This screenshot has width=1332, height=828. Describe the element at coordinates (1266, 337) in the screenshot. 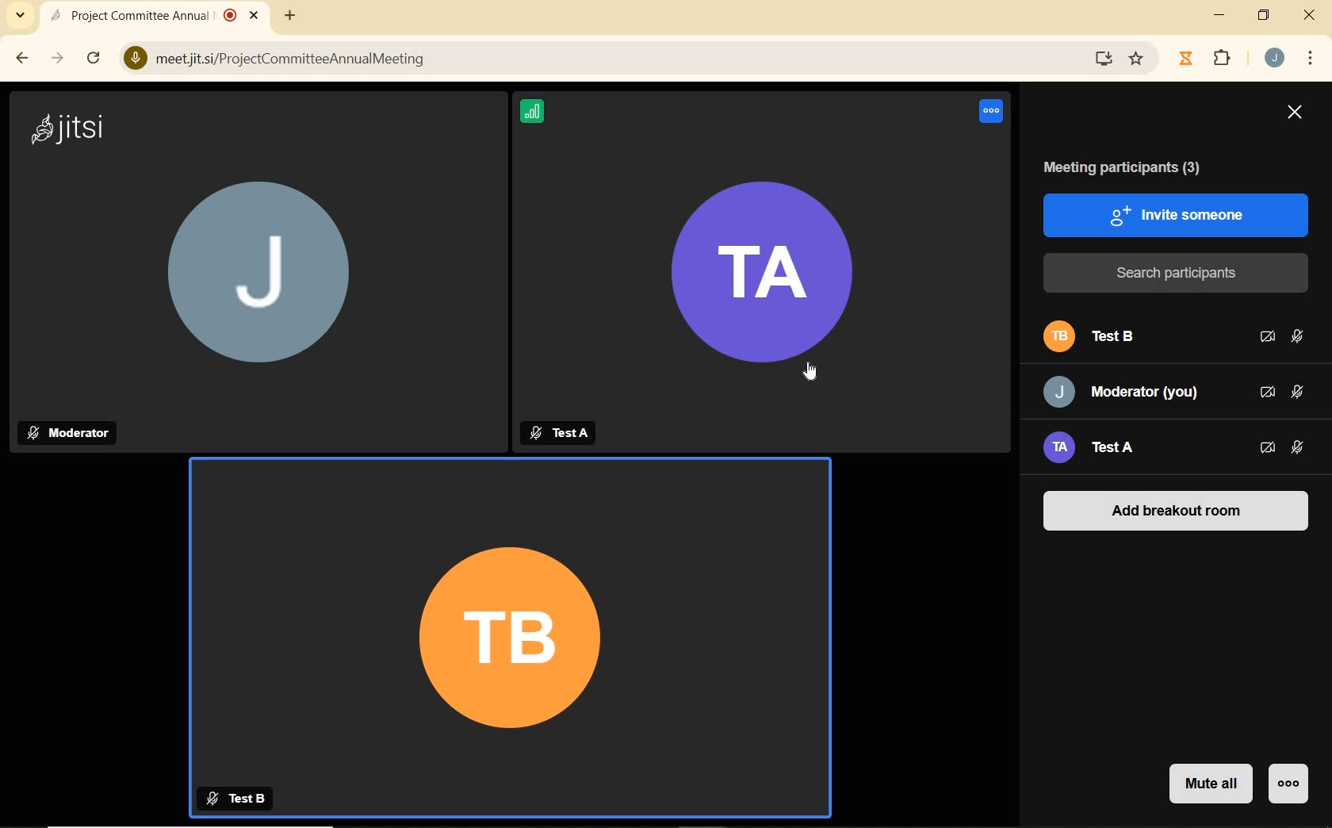

I see `CAMERA` at that location.